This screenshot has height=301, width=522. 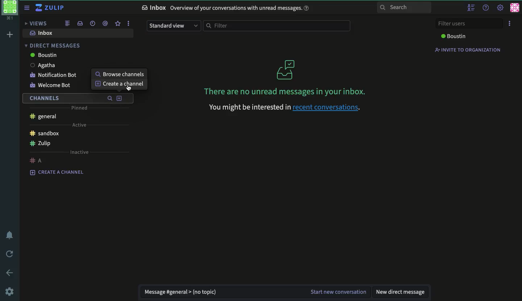 I want to click on welcome bot, so click(x=51, y=86).